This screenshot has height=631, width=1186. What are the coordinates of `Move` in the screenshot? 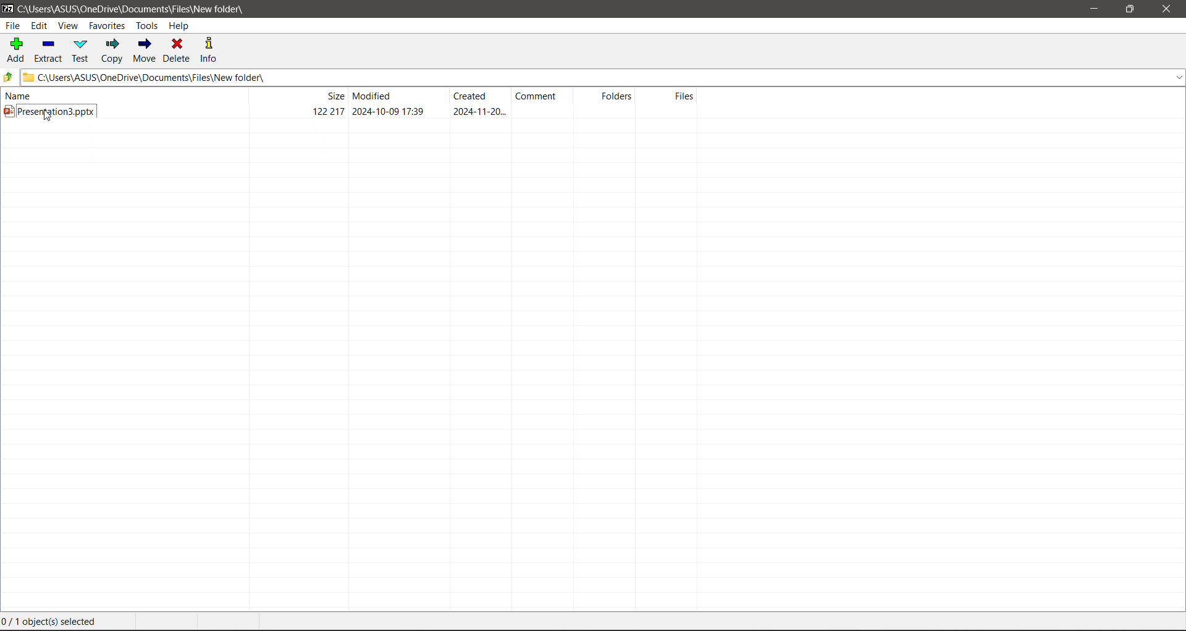 It's located at (145, 49).